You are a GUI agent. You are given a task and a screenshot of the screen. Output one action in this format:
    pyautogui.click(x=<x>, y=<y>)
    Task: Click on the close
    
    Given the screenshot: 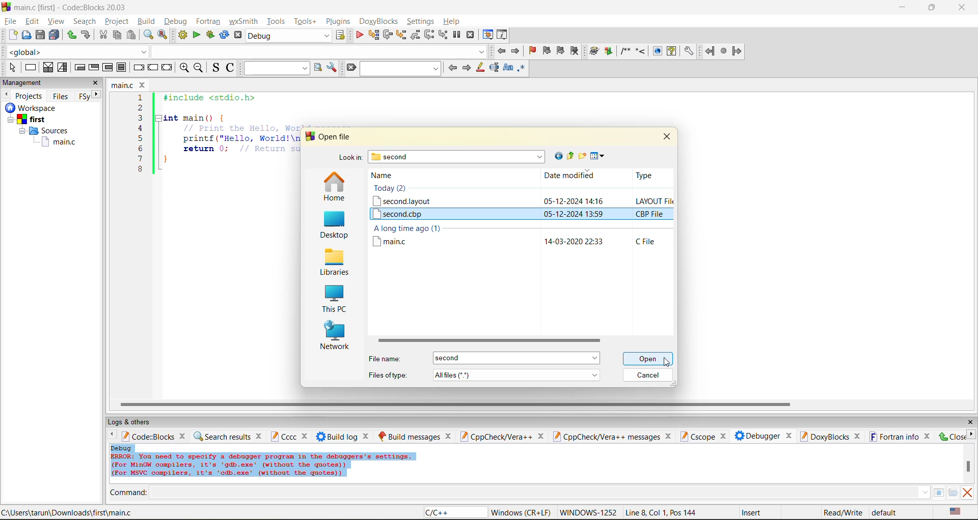 What is the action you would take?
    pyautogui.click(x=928, y=436)
    